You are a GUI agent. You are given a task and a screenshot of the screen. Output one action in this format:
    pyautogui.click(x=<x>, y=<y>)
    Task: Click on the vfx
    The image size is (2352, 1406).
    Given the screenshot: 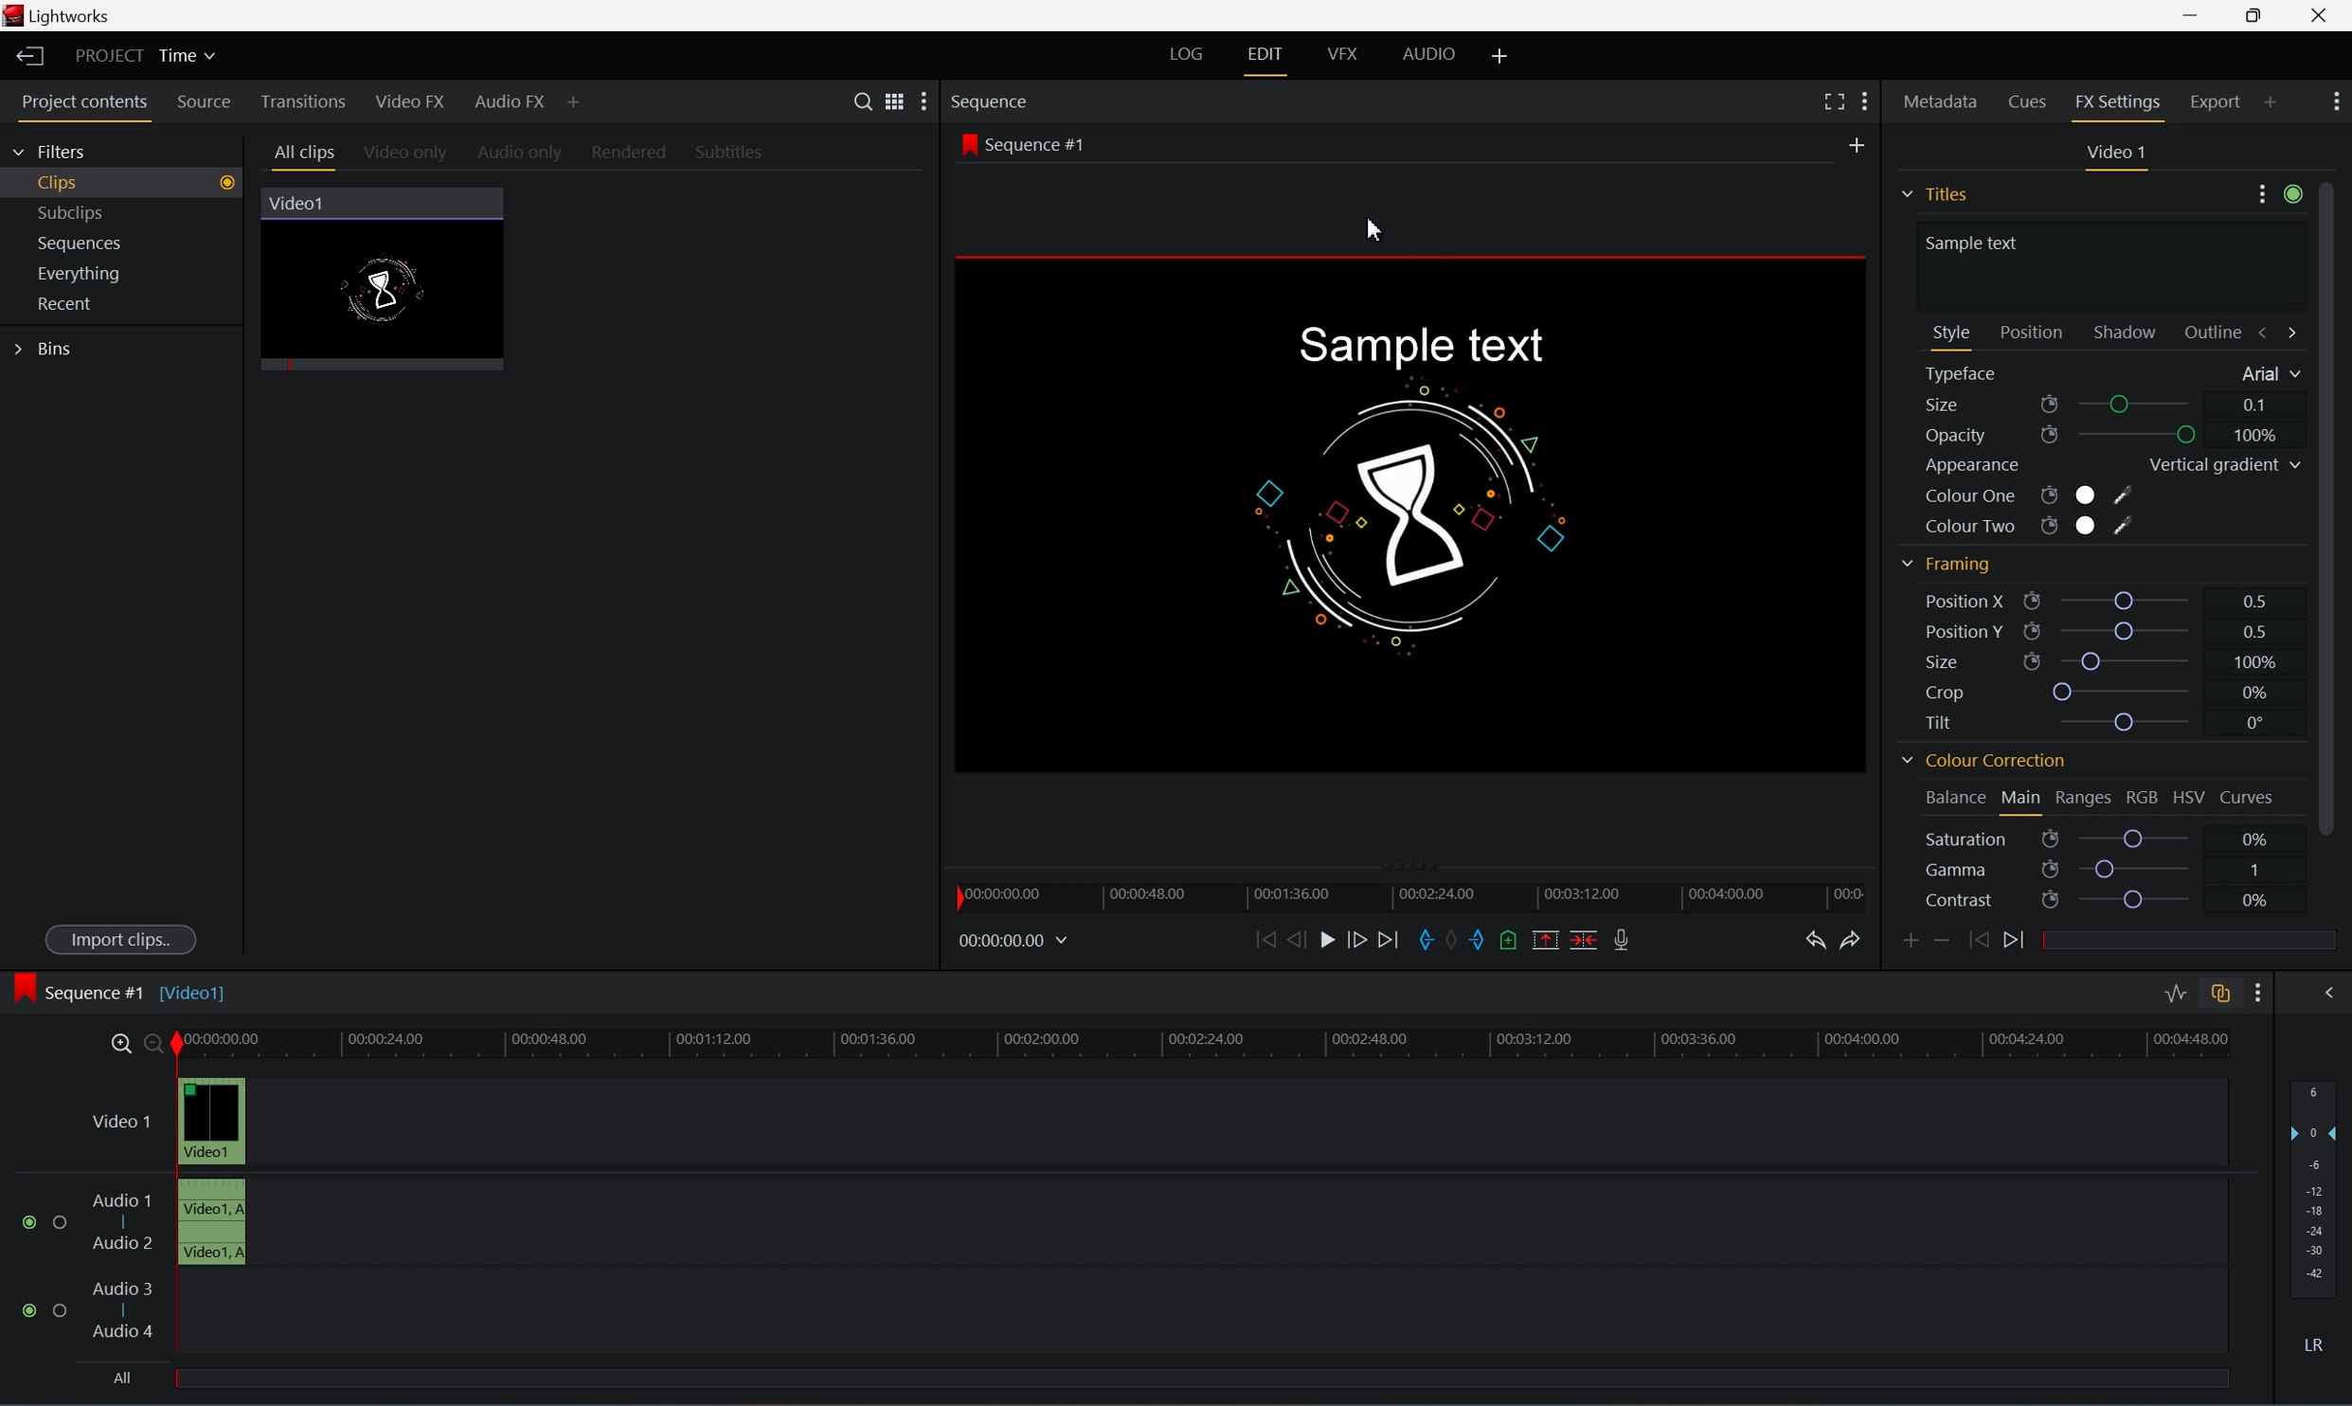 What is the action you would take?
    pyautogui.click(x=1341, y=53)
    